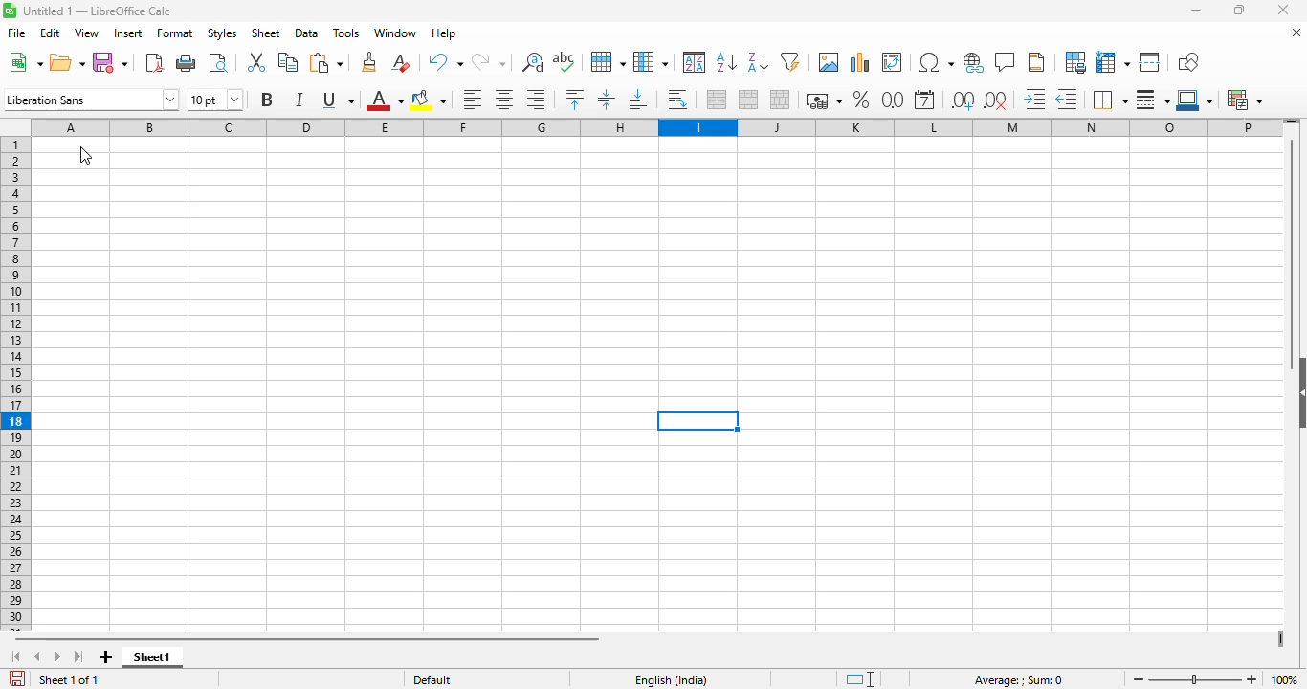 The width and height of the screenshot is (1307, 689). Describe the element at coordinates (37, 656) in the screenshot. I see `scroll to previous sheet` at that location.